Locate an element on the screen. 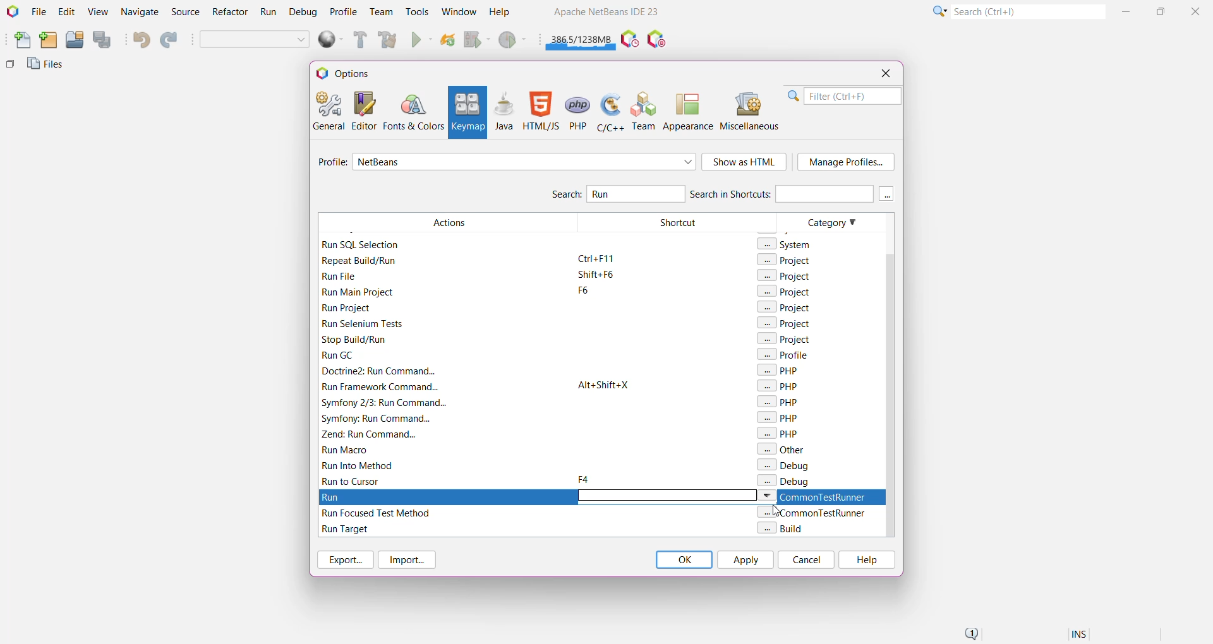  Run is located at coordinates (422, 41).